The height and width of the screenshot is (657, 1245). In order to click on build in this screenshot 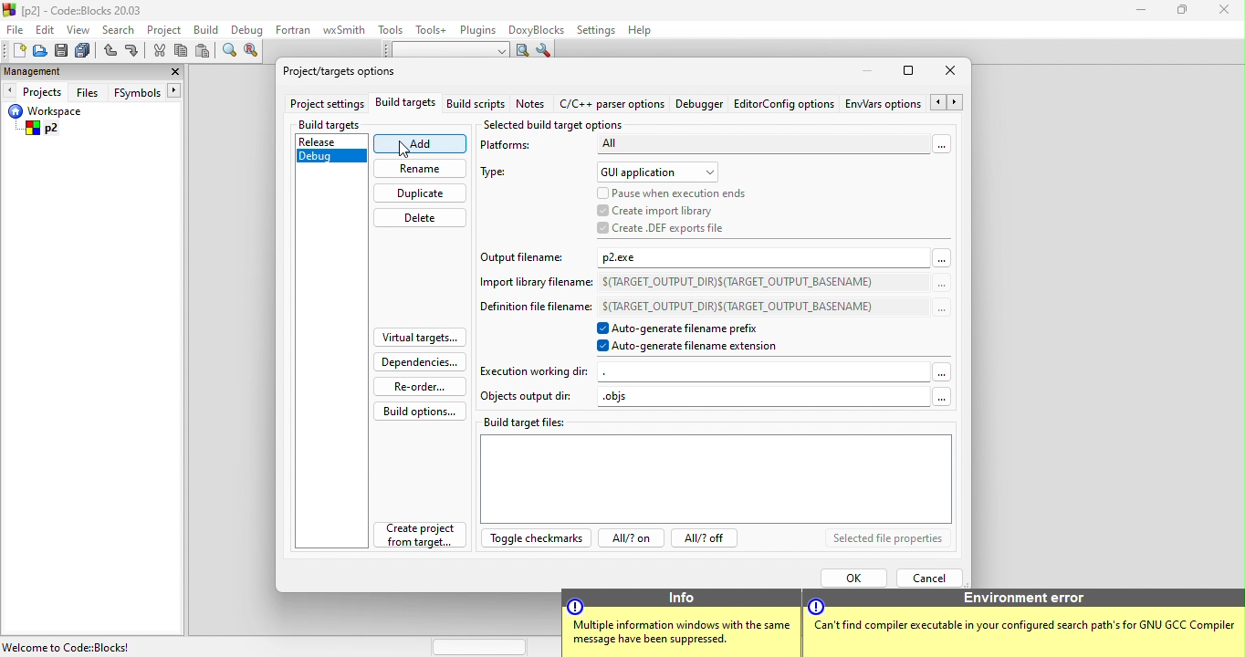, I will do `click(211, 31)`.